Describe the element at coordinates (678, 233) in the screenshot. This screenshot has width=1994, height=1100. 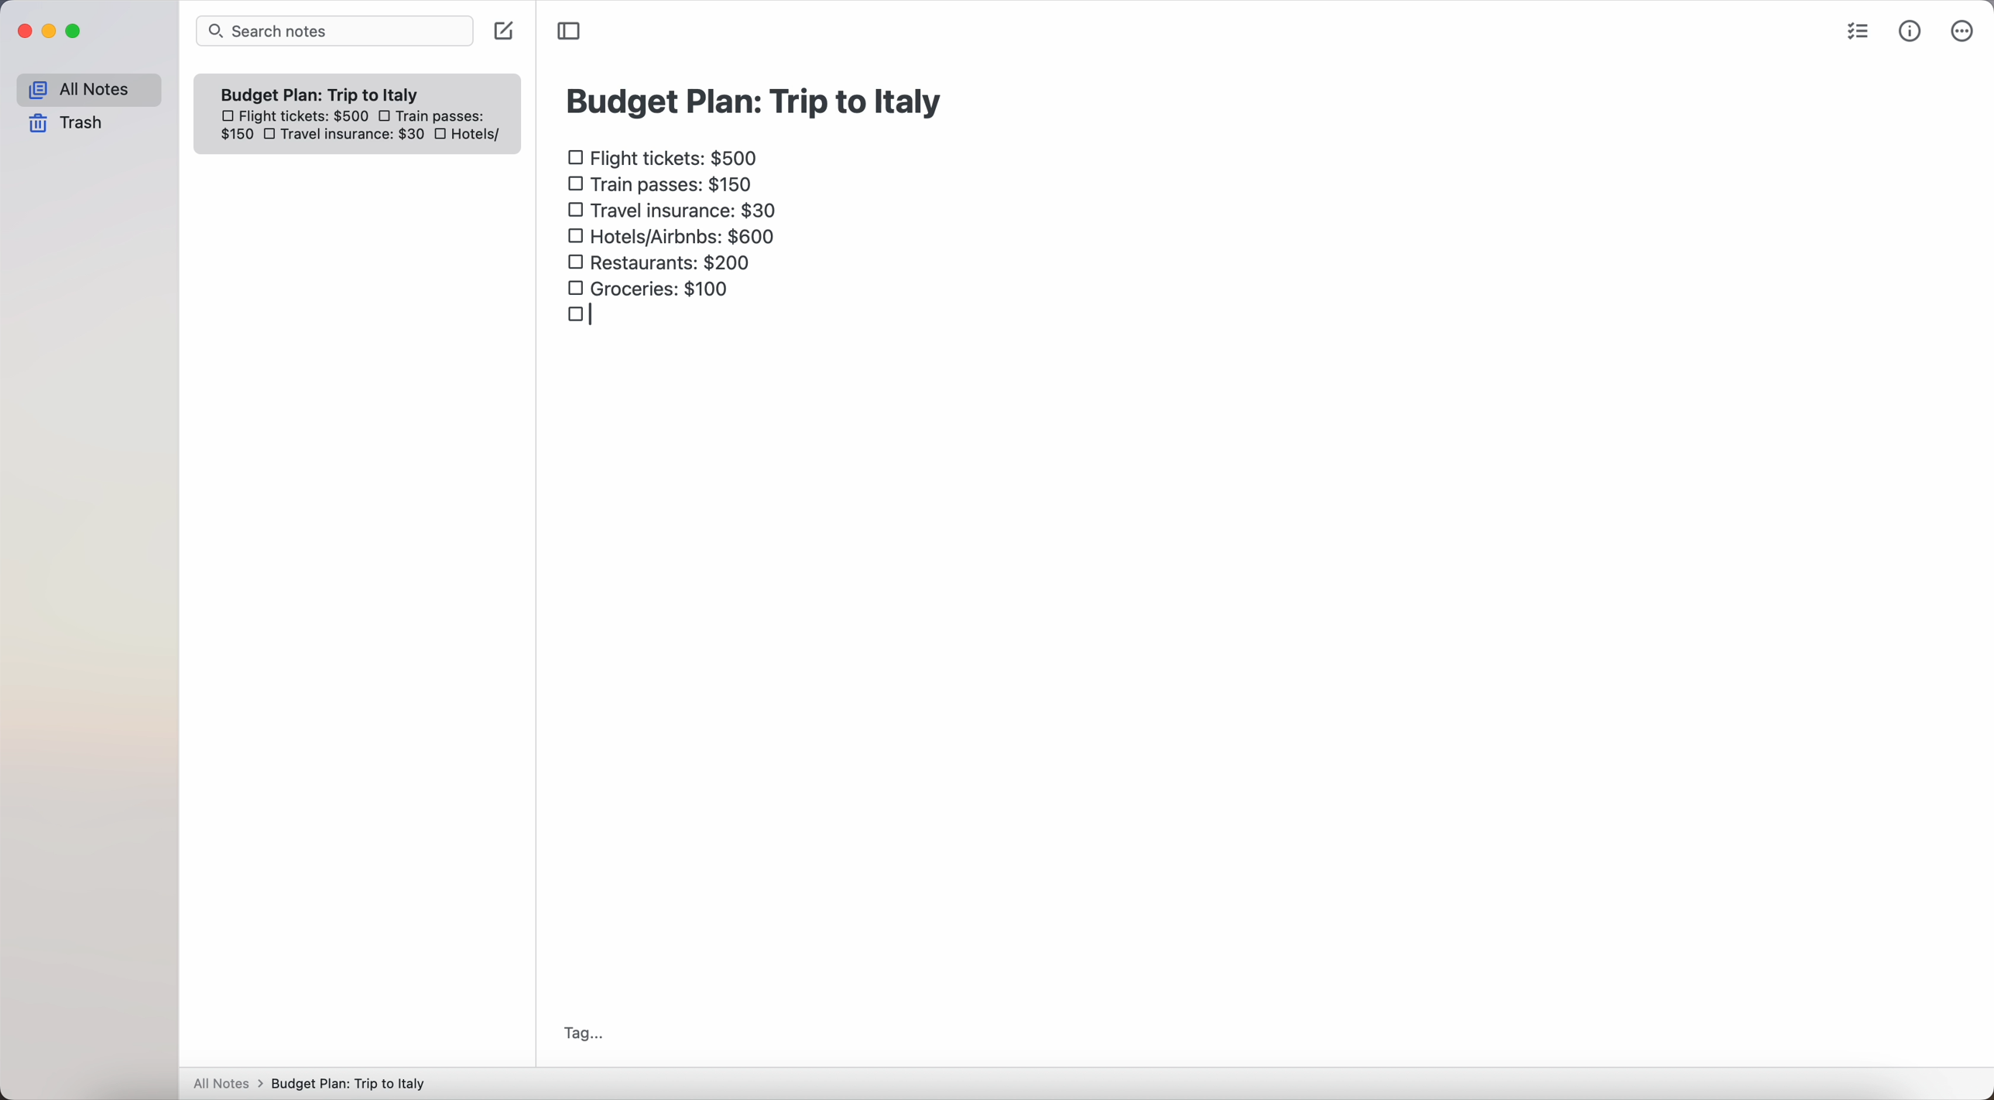
I see `hotels/airbnbs: $600 checkbox` at that location.